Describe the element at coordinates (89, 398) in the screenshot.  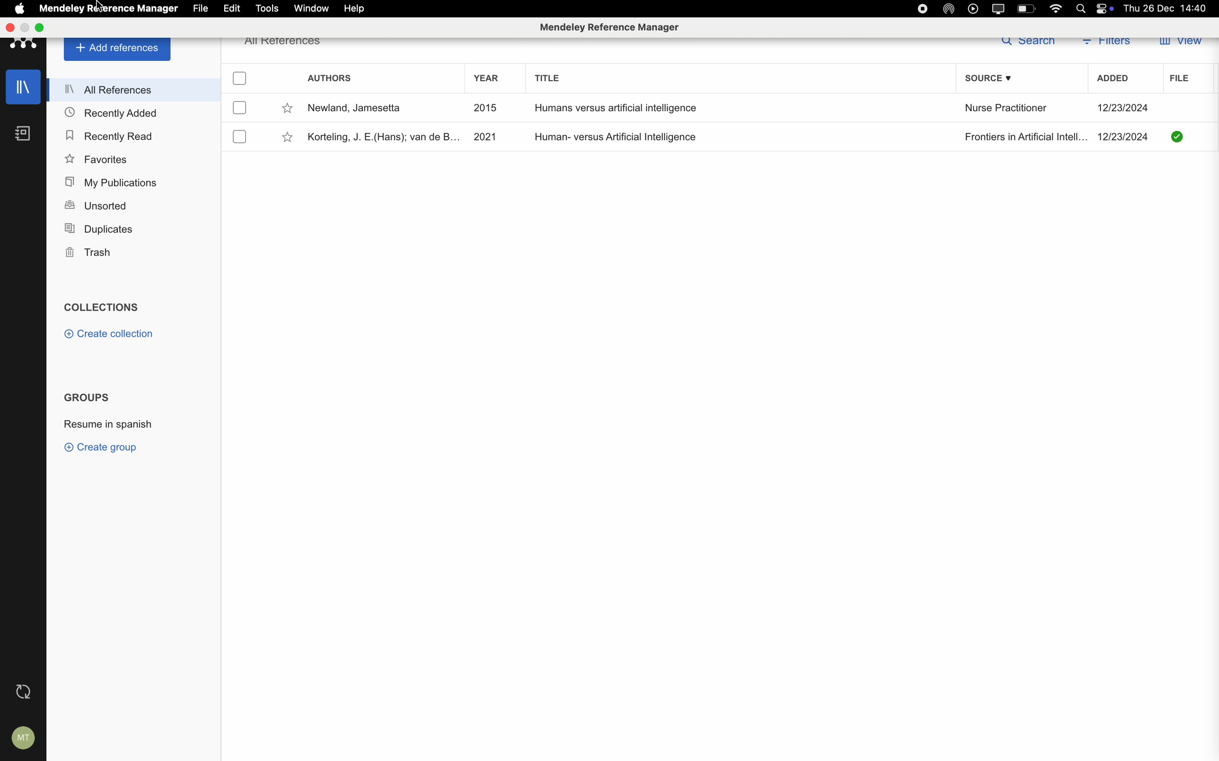
I see `groups` at that location.